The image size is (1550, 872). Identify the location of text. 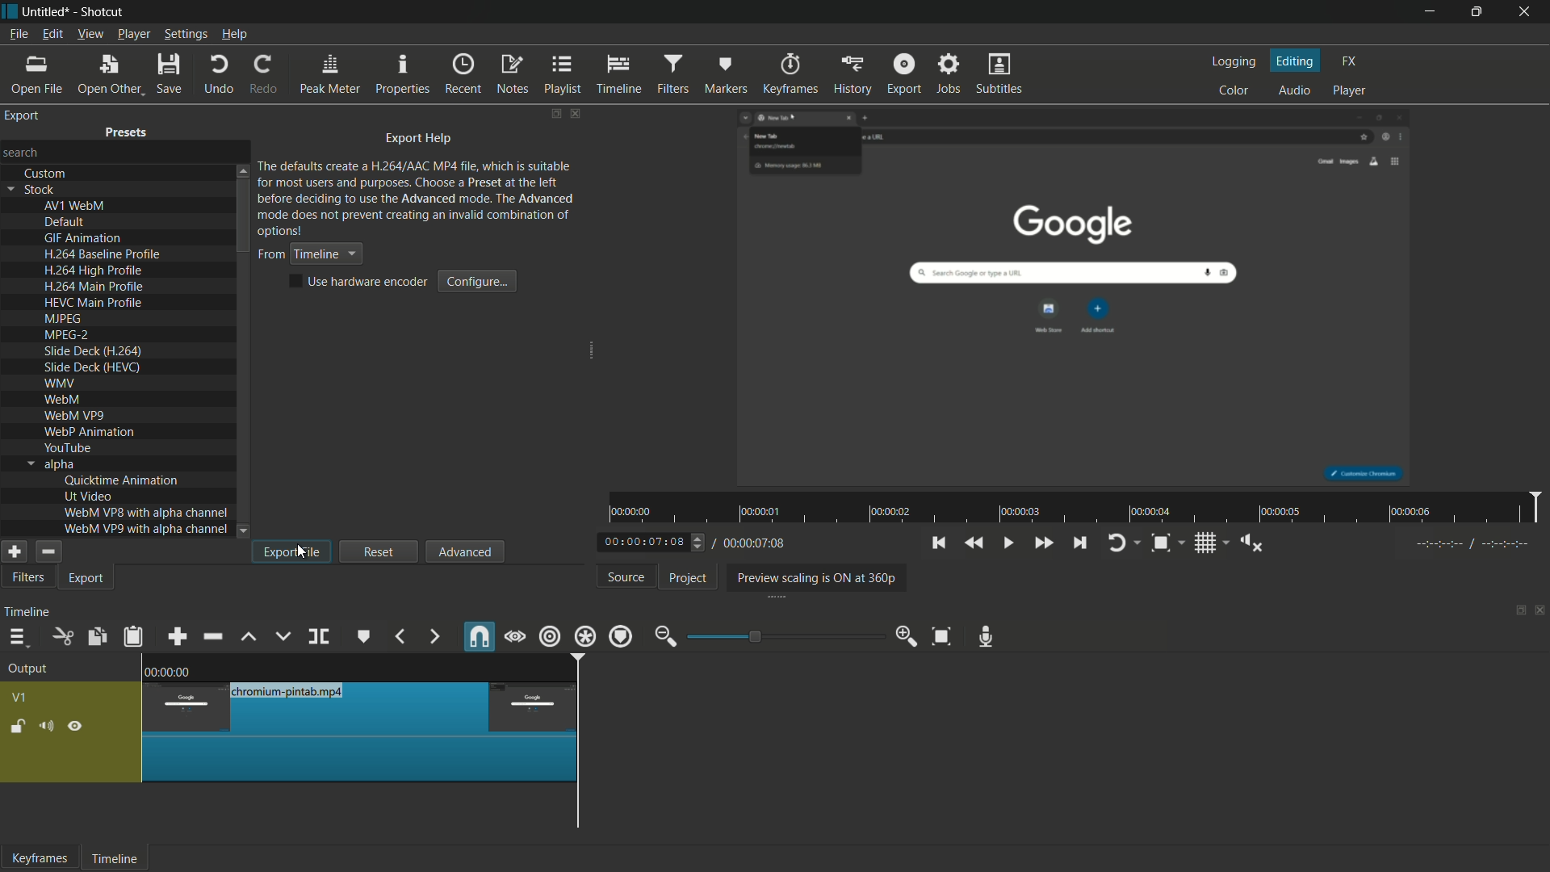
(416, 198).